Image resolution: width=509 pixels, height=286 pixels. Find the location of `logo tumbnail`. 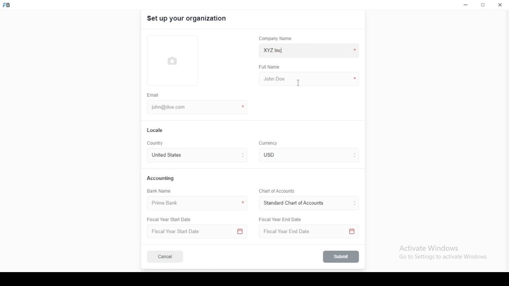

logo tumbnail is located at coordinates (175, 61).